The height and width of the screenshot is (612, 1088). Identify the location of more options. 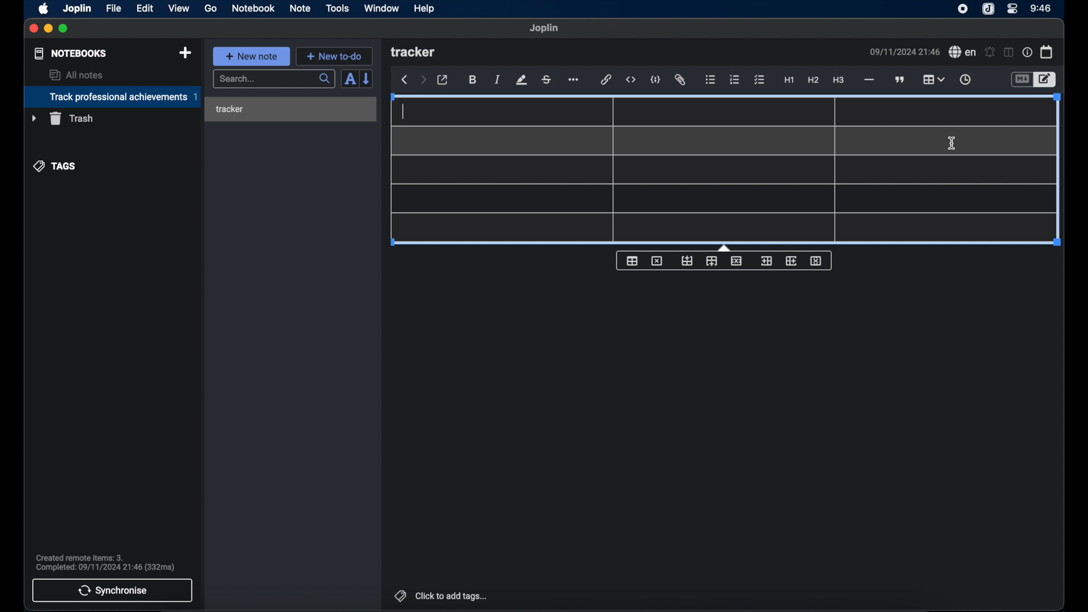
(575, 80).